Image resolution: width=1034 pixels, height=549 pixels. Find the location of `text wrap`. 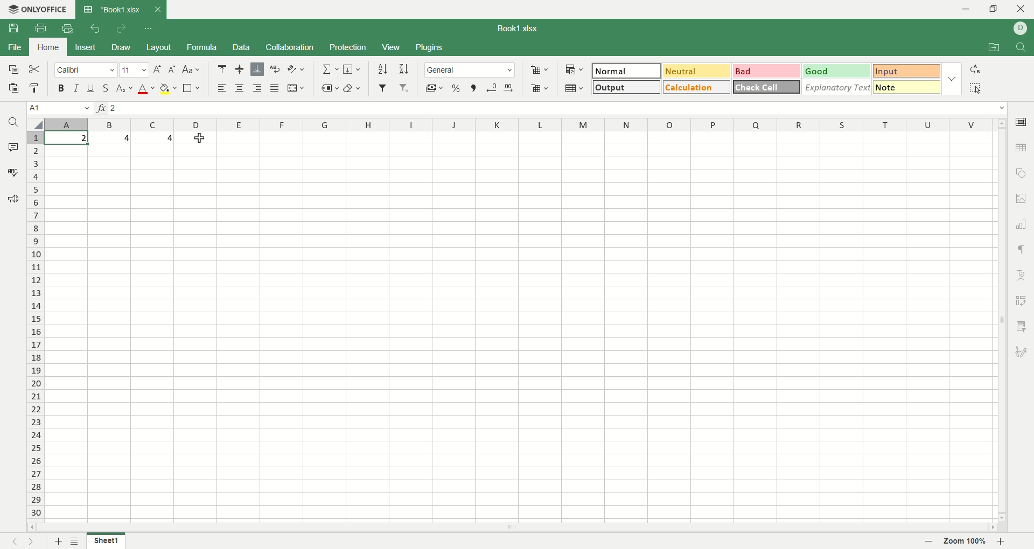

text wrap is located at coordinates (274, 70).